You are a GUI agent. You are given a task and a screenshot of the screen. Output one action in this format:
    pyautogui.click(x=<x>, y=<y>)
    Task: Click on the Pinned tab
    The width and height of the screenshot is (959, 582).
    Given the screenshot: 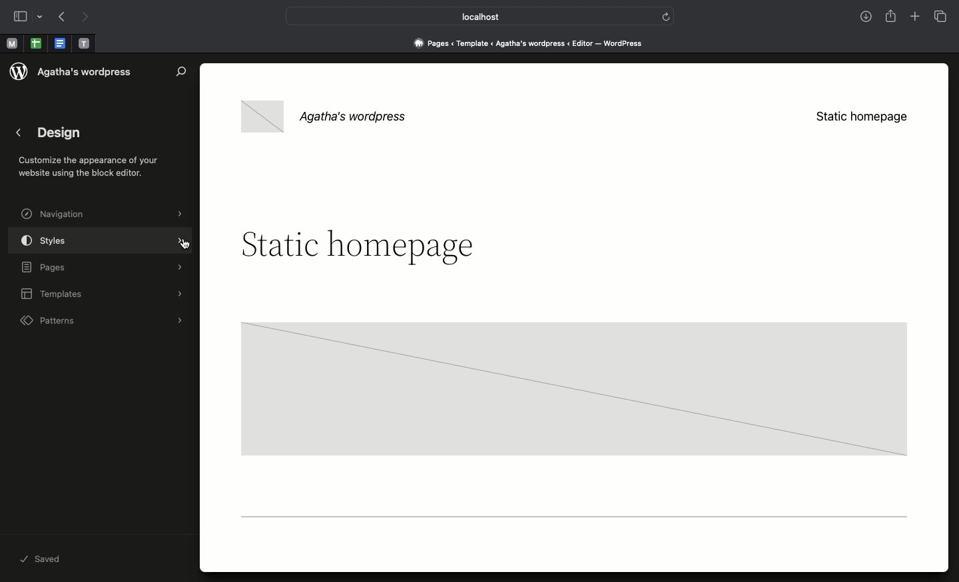 What is the action you would take?
    pyautogui.click(x=85, y=44)
    